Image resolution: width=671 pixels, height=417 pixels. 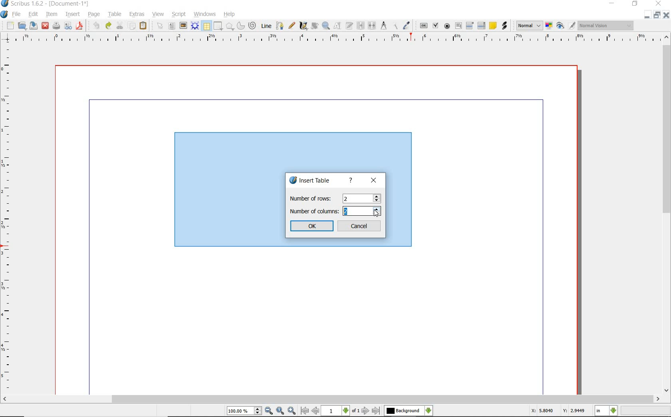 What do you see at coordinates (408, 411) in the screenshot?
I see `select the current layer` at bounding box center [408, 411].